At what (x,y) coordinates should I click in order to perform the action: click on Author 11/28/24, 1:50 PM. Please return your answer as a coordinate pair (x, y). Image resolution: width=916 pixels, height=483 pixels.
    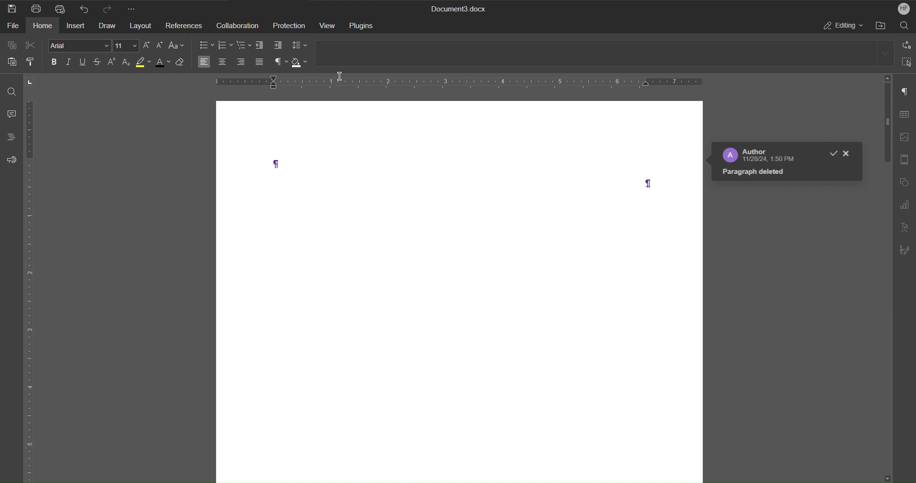
    Looking at the image, I should click on (770, 153).